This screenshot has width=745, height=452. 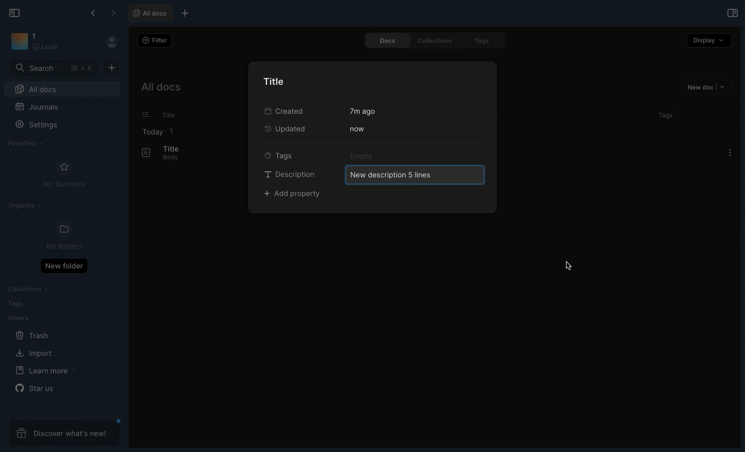 What do you see at coordinates (571, 268) in the screenshot?
I see `cursor` at bounding box center [571, 268].